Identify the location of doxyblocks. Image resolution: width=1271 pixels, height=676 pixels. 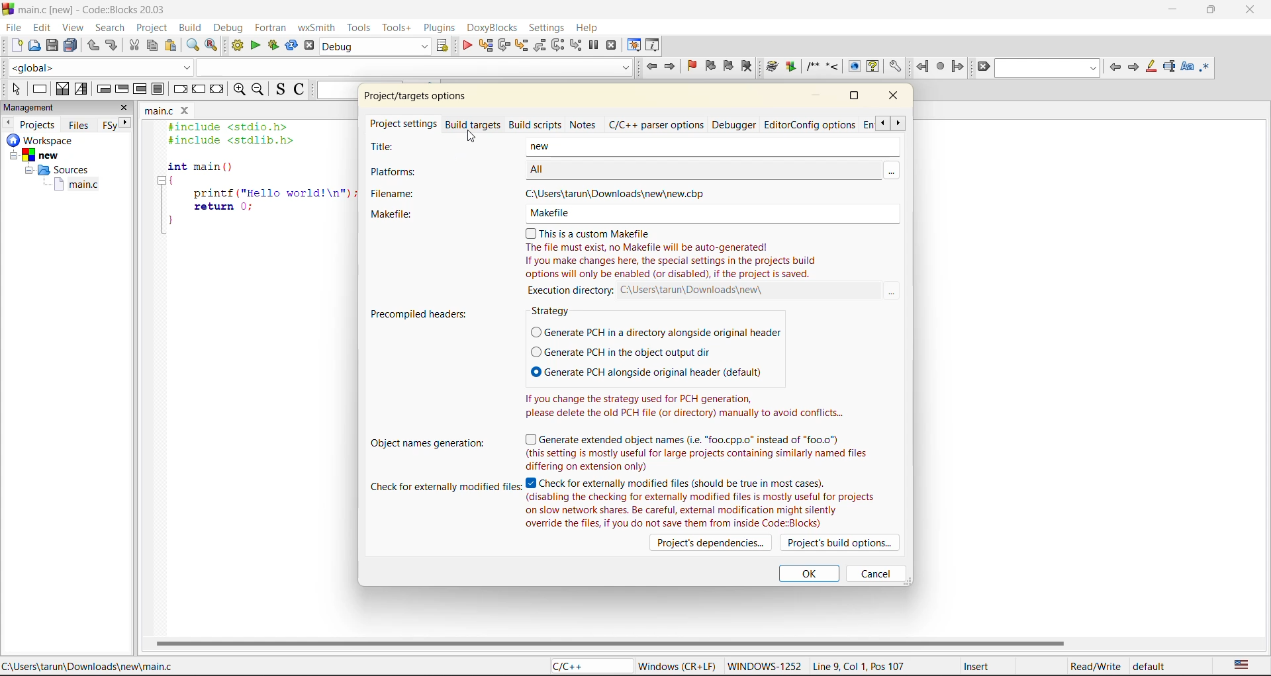
(491, 28).